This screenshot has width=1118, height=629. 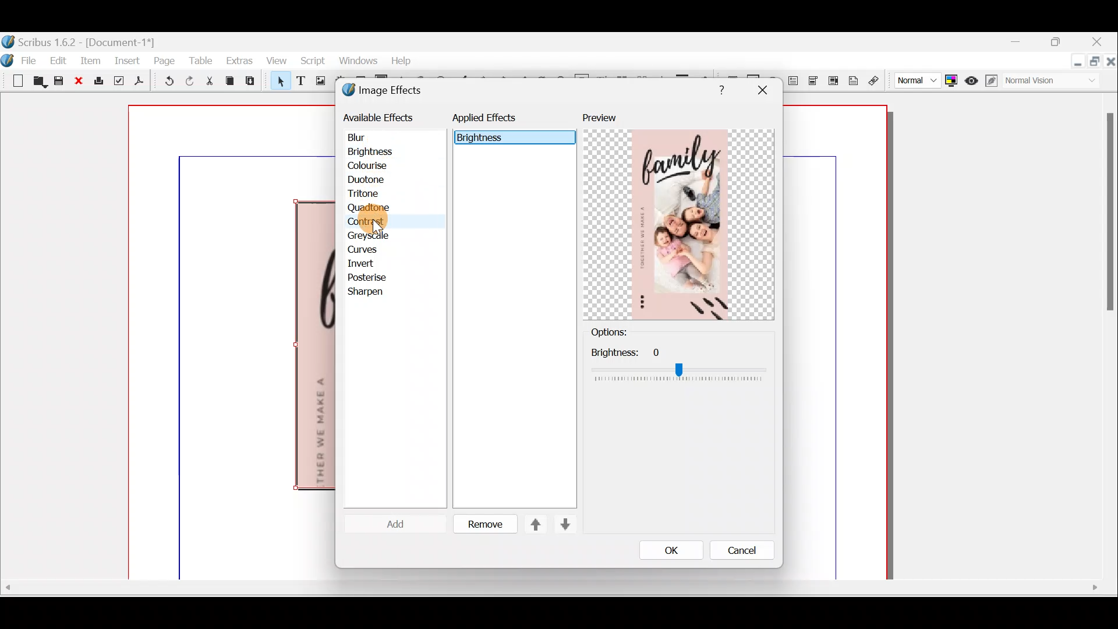 I want to click on Print, so click(x=100, y=82).